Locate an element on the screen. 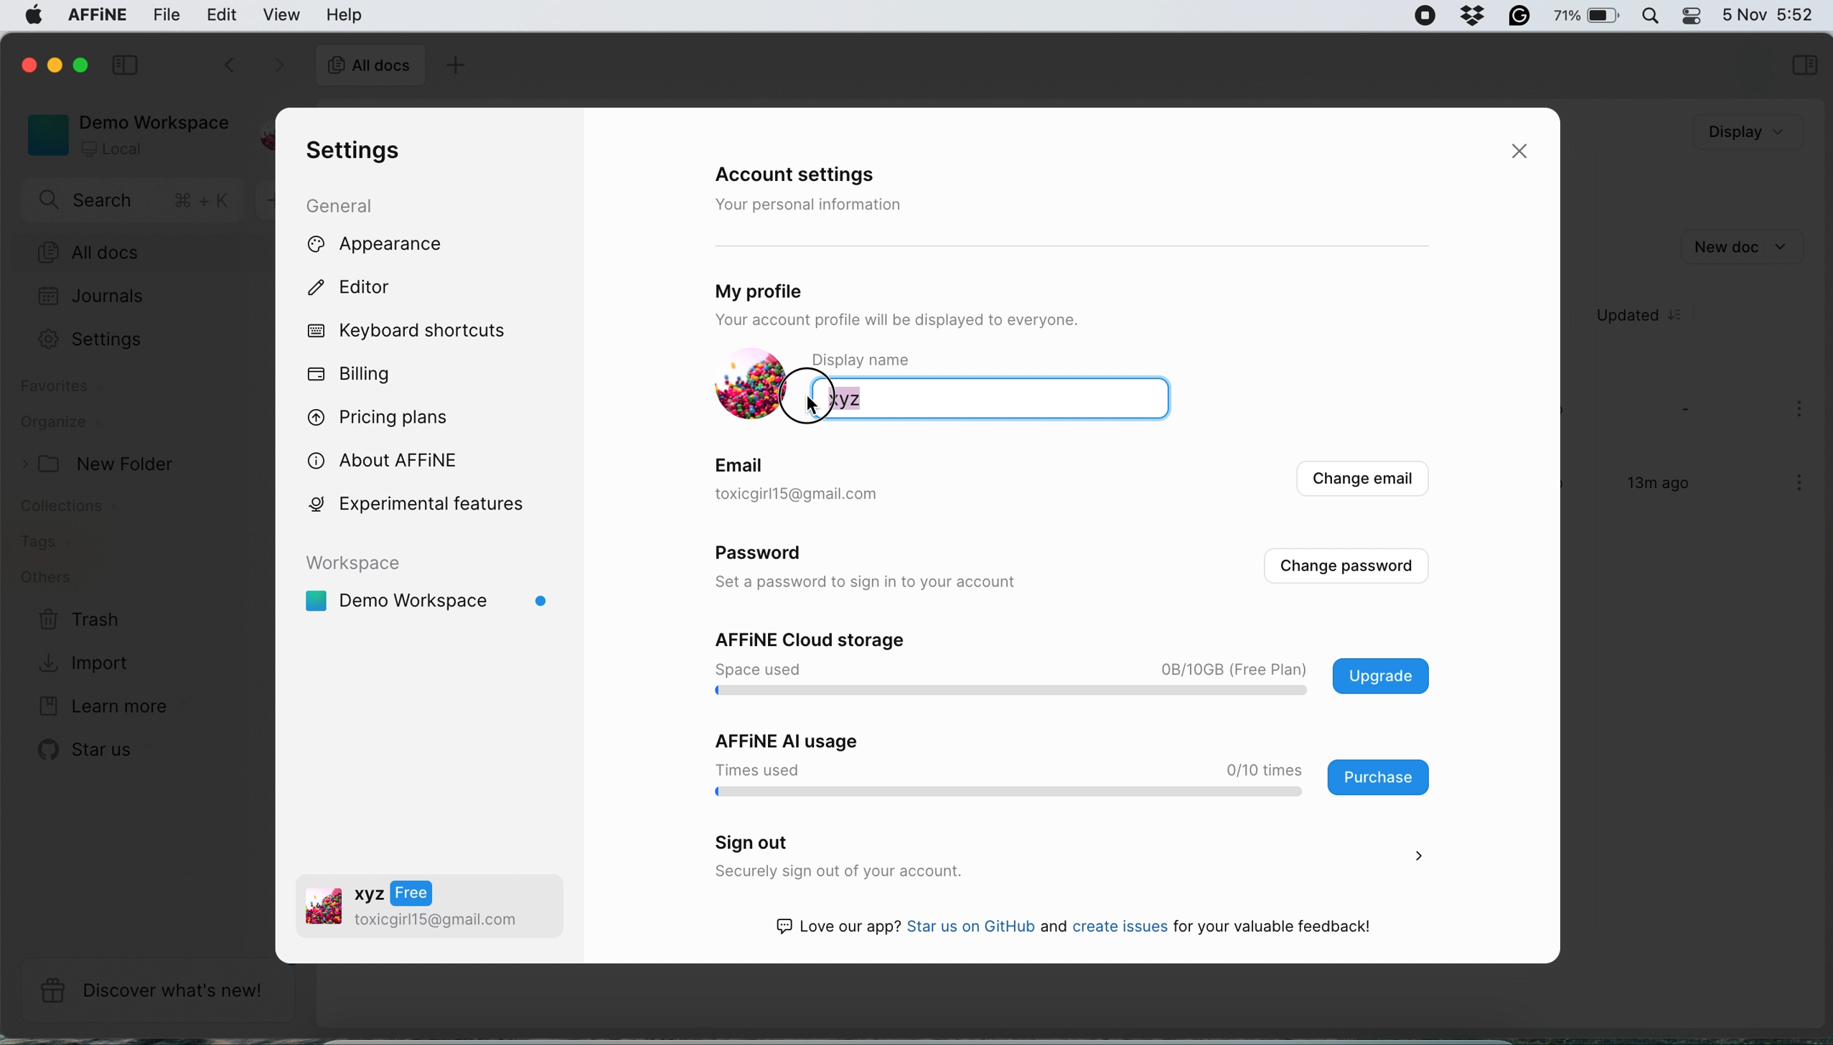  spotlight search is located at coordinates (1648, 15).